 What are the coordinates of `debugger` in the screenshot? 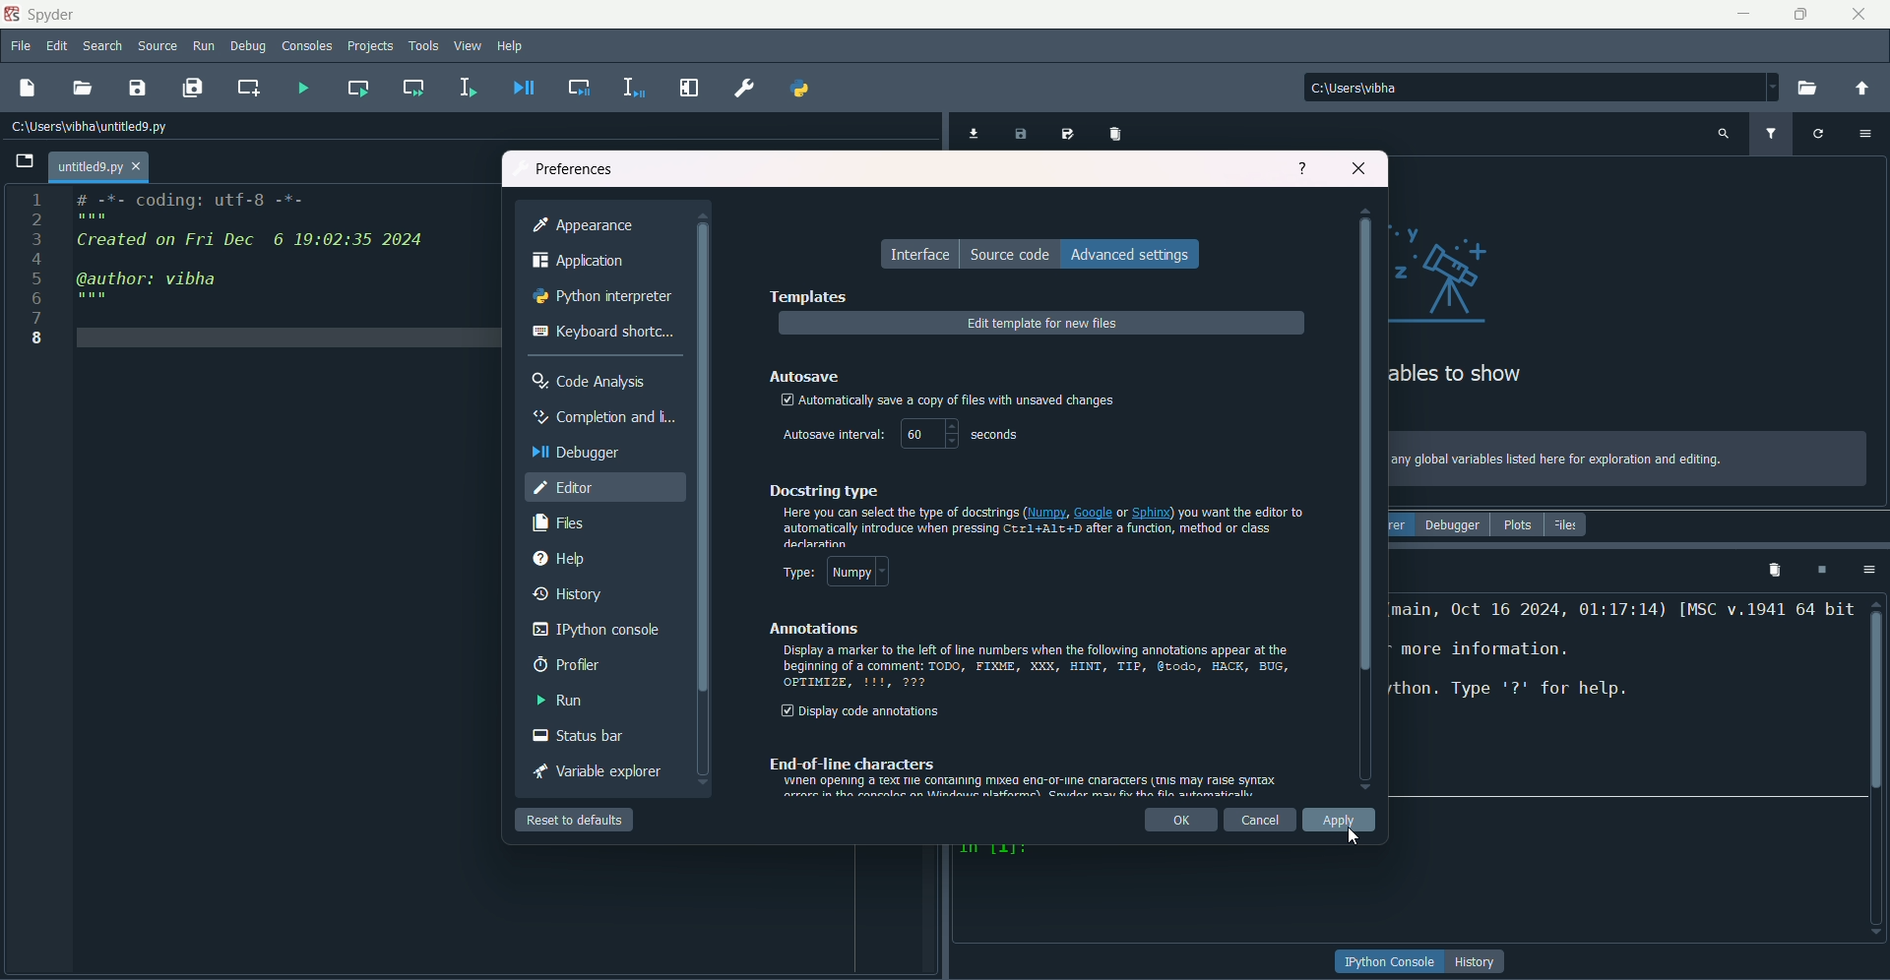 It's located at (576, 452).